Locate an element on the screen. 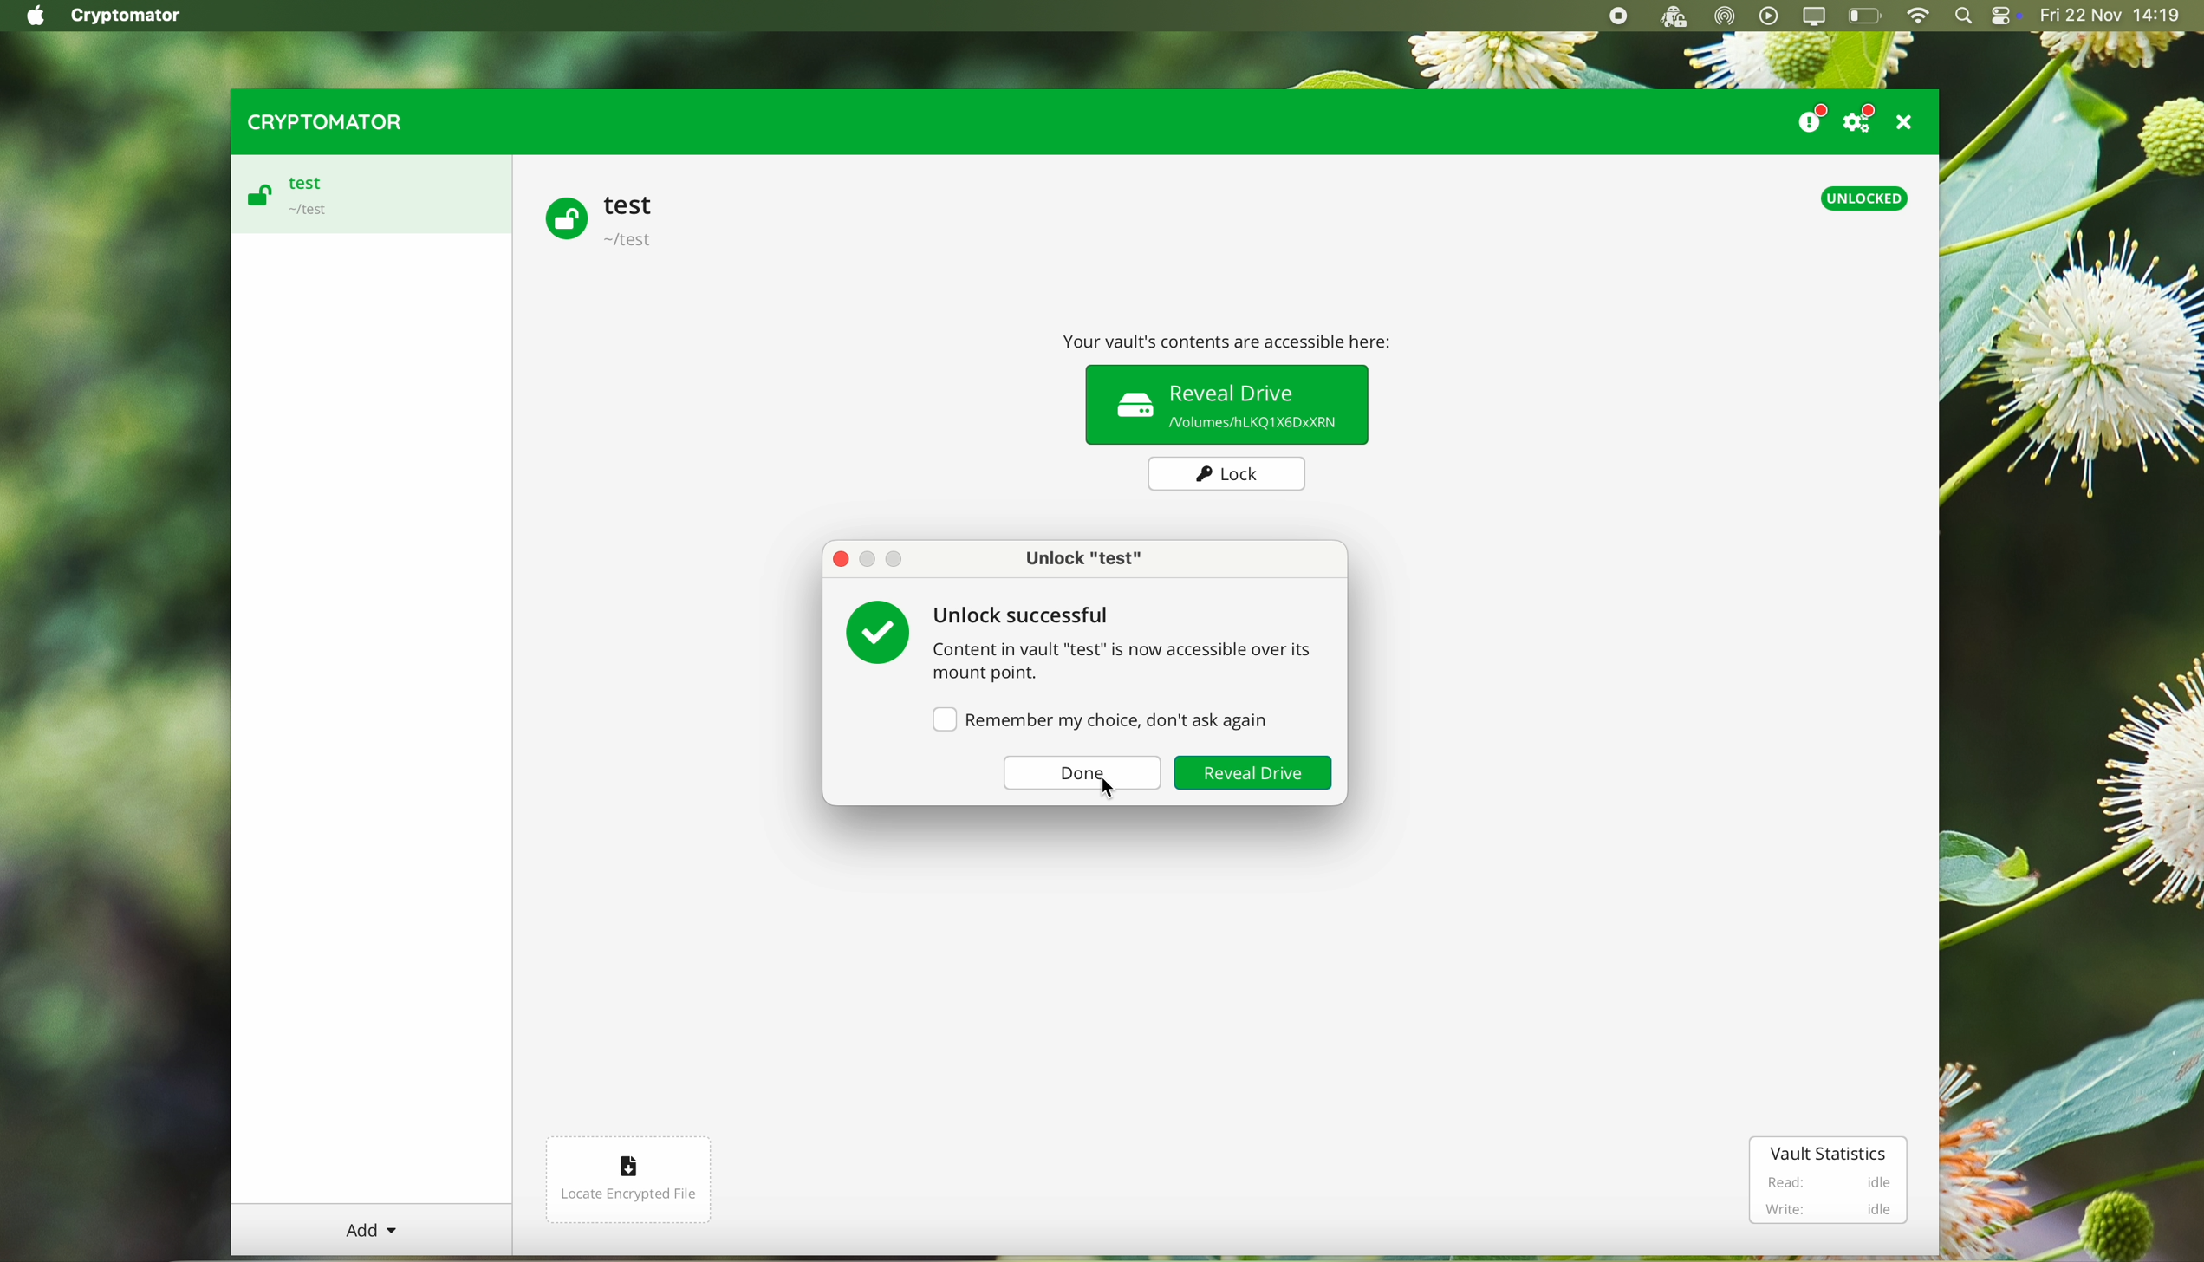 The width and height of the screenshot is (2204, 1262). Unlo
ck "test" is located at coordinates (1092, 559).